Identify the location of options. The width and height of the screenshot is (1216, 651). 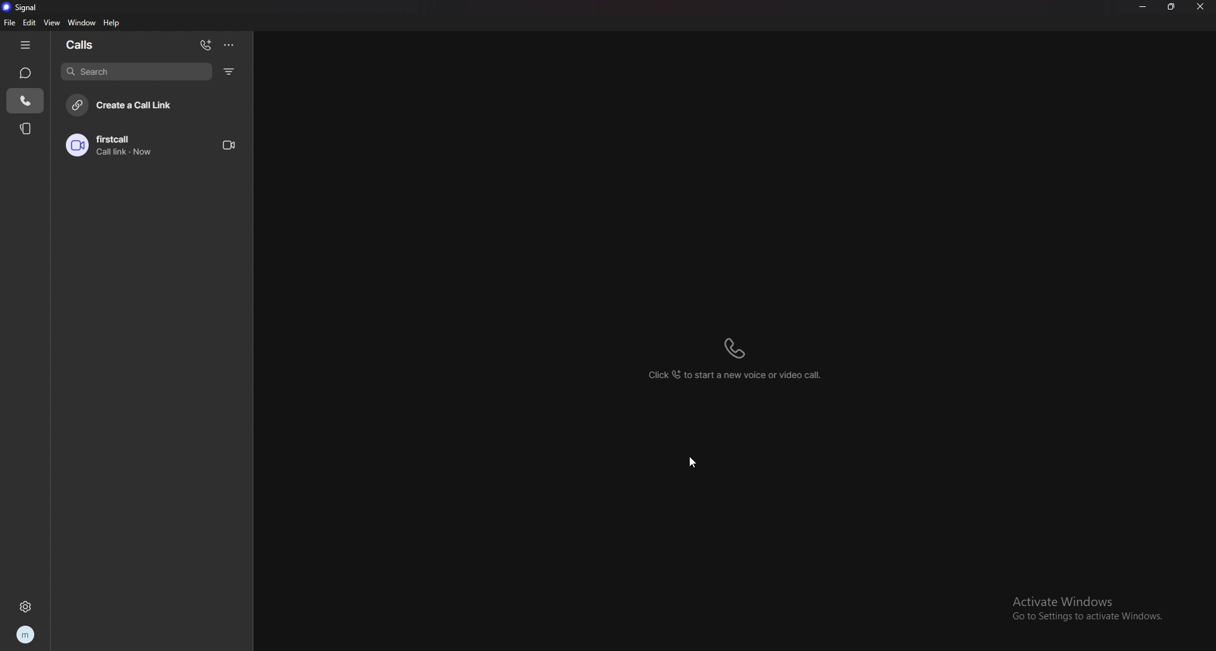
(229, 44).